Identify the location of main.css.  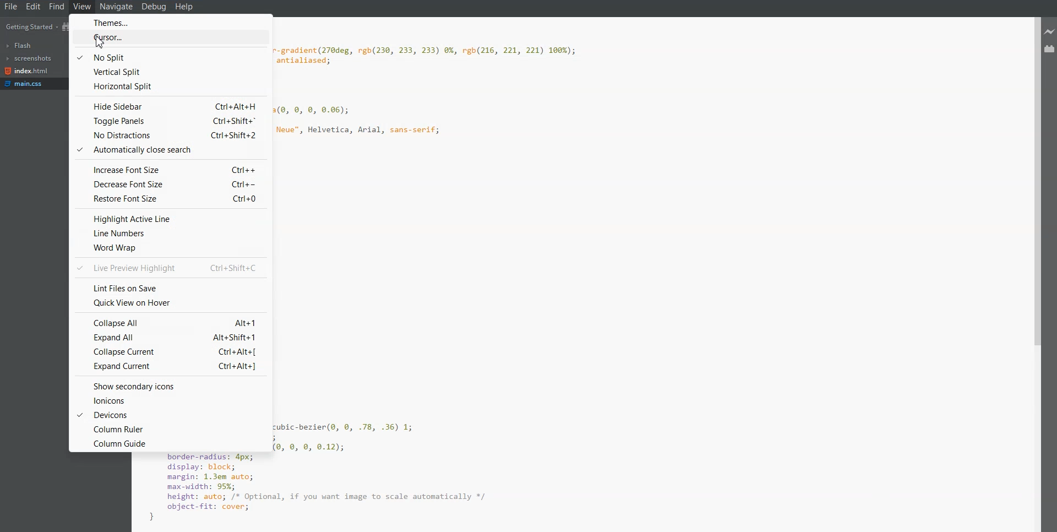
(27, 84).